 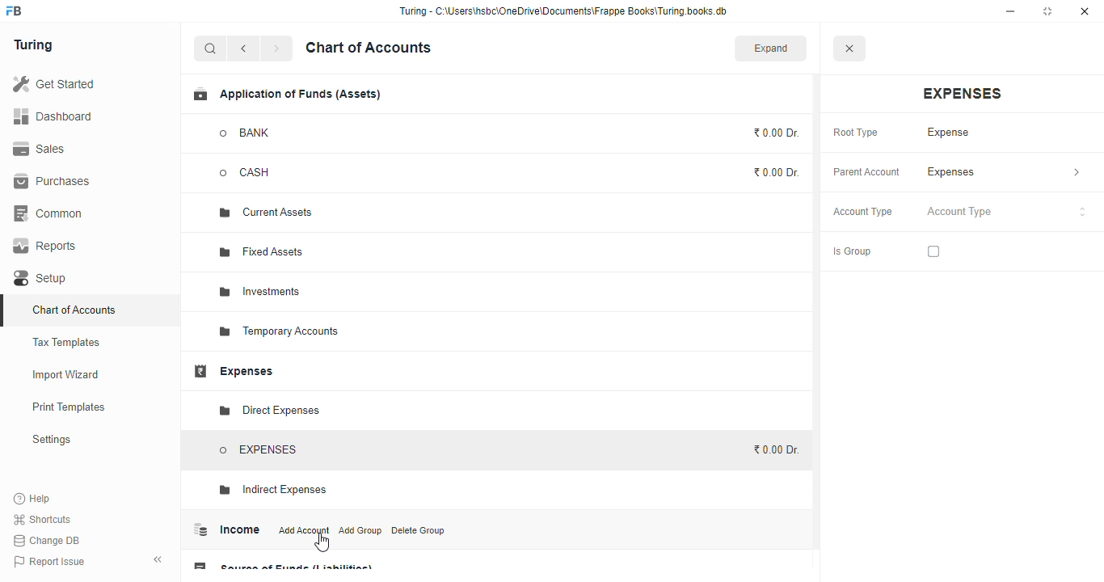 What do you see at coordinates (48, 561) in the screenshot?
I see `report issue` at bounding box center [48, 561].